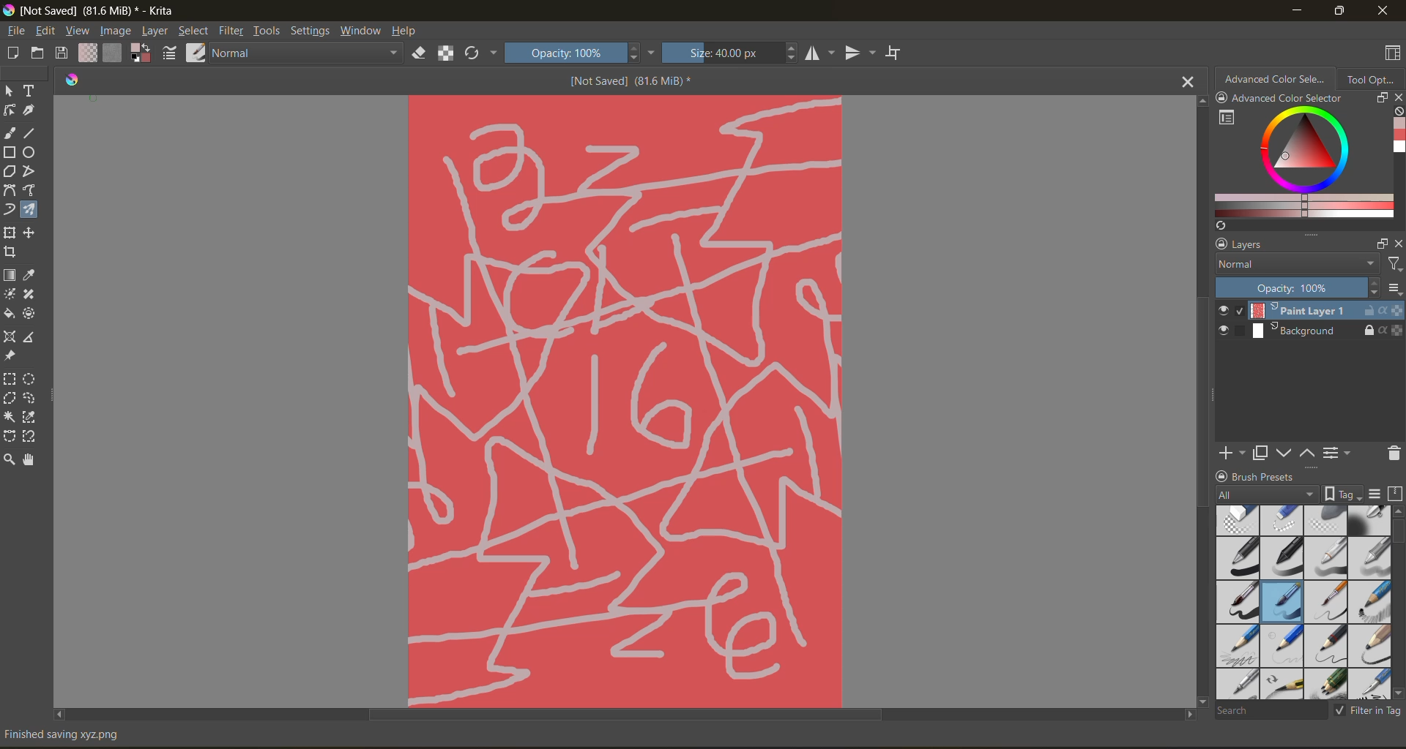  Describe the element at coordinates (1397, 138) in the screenshot. I see `Advanced color selector` at that location.